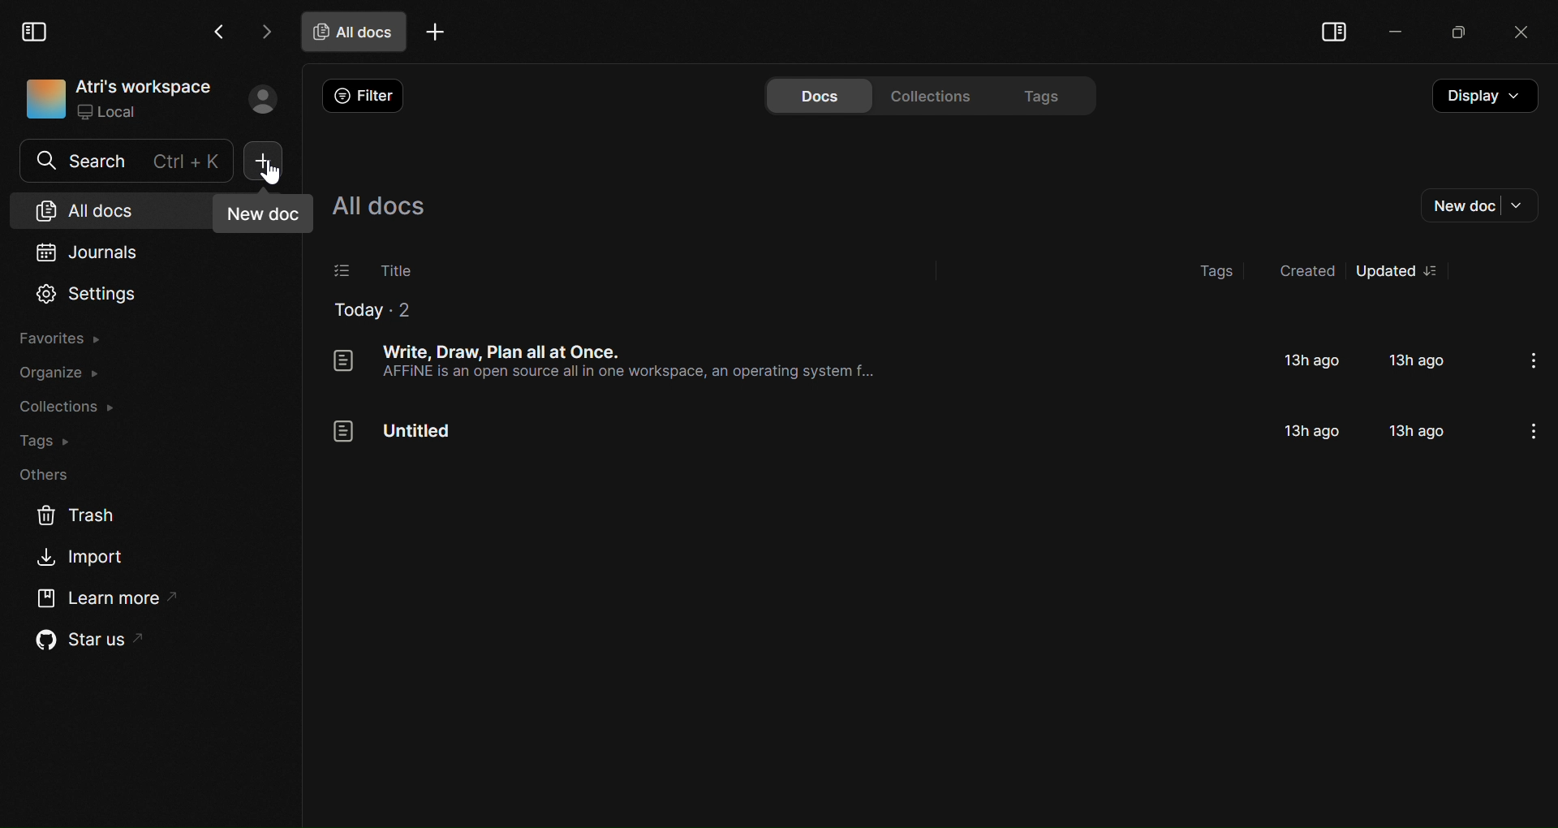 This screenshot has height=828, width=1558. What do you see at coordinates (86, 557) in the screenshot?
I see `Import` at bounding box center [86, 557].